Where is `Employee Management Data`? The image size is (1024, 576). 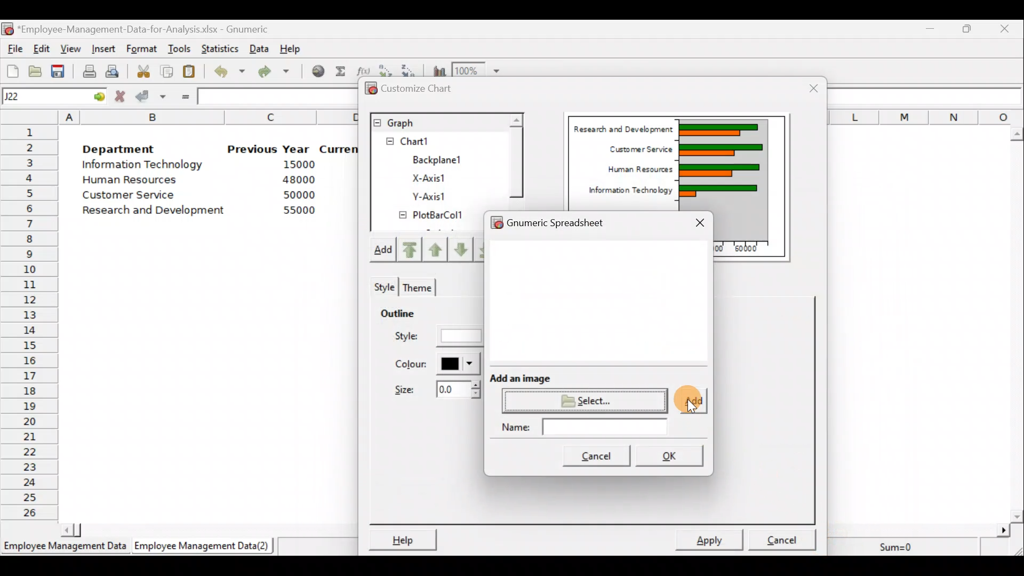
Employee Management Data is located at coordinates (63, 547).